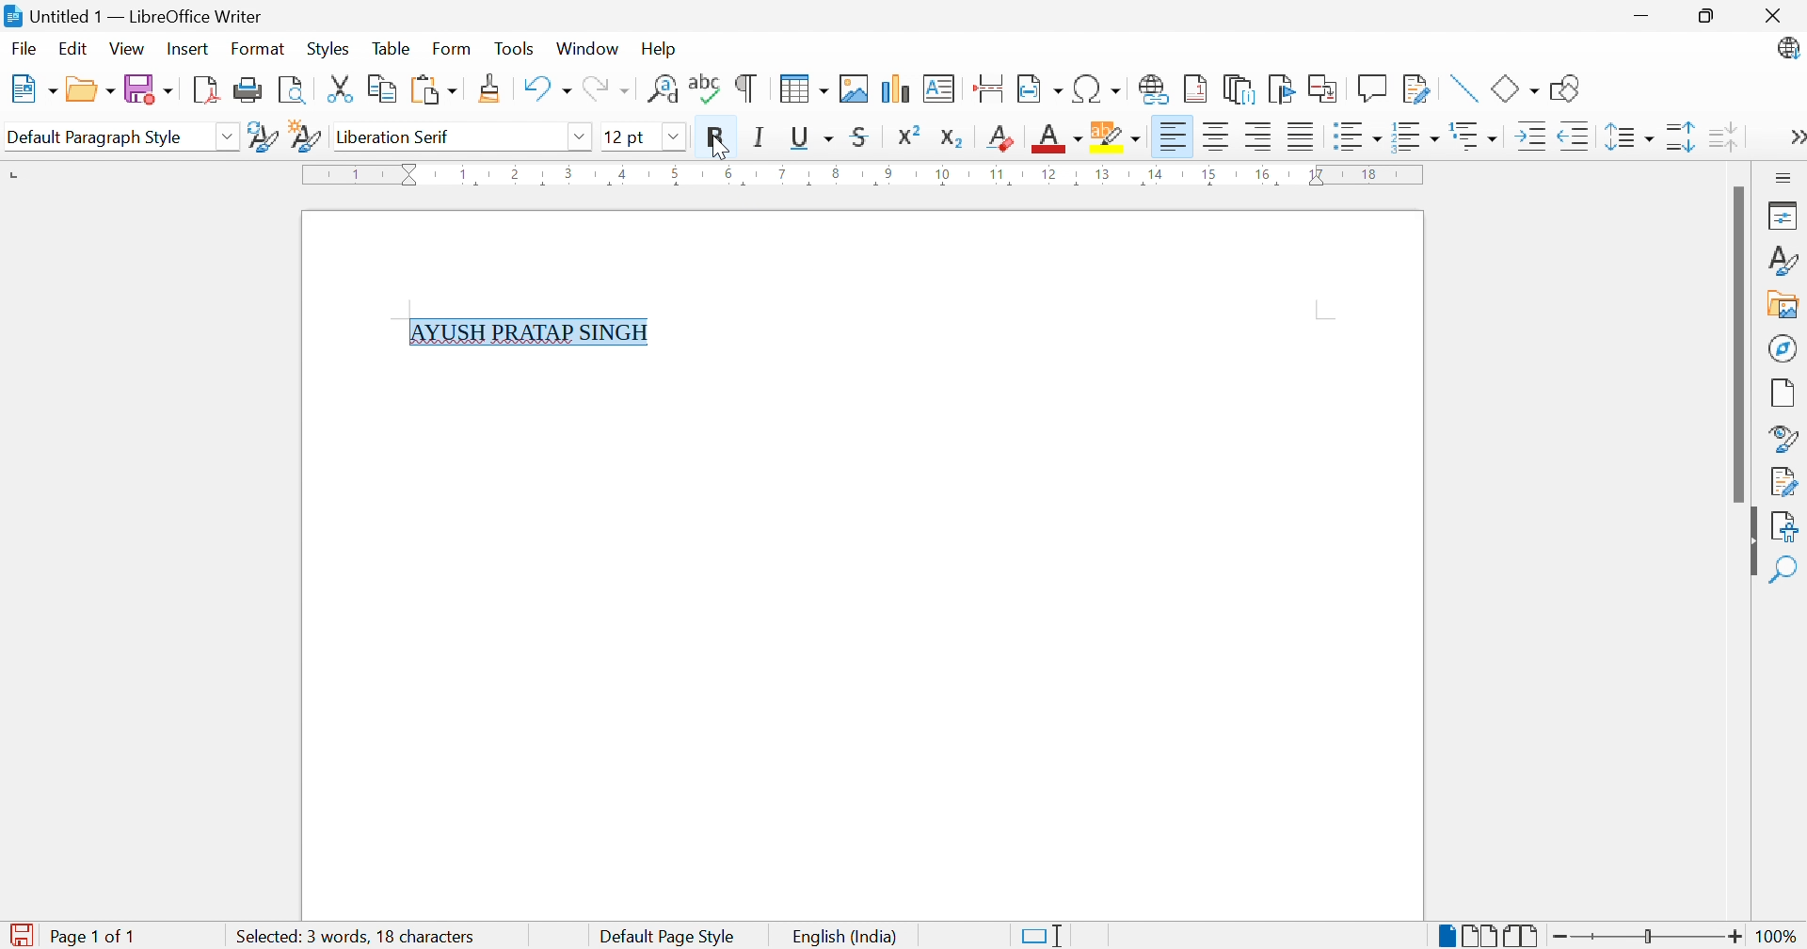 This screenshot has width=1807, height=949. What do you see at coordinates (264, 137) in the screenshot?
I see `Update Selected Style` at bounding box center [264, 137].